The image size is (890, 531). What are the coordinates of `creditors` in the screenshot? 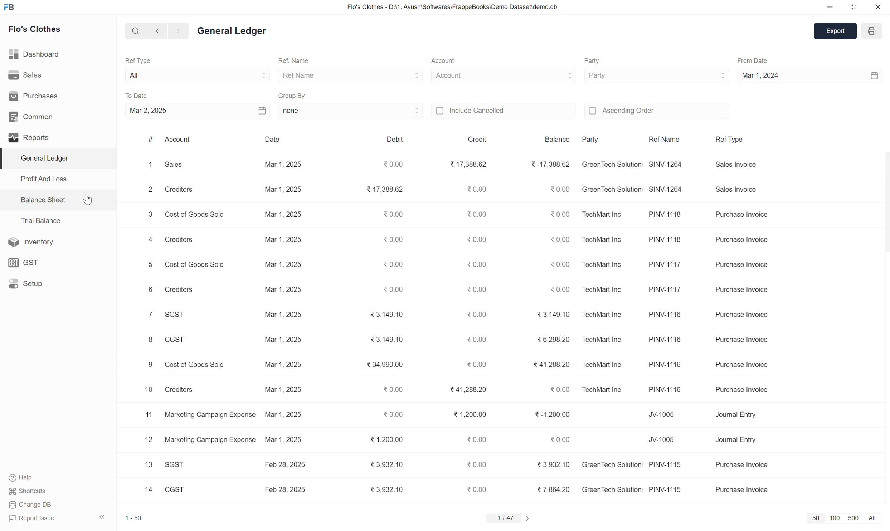 It's located at (179, 239).